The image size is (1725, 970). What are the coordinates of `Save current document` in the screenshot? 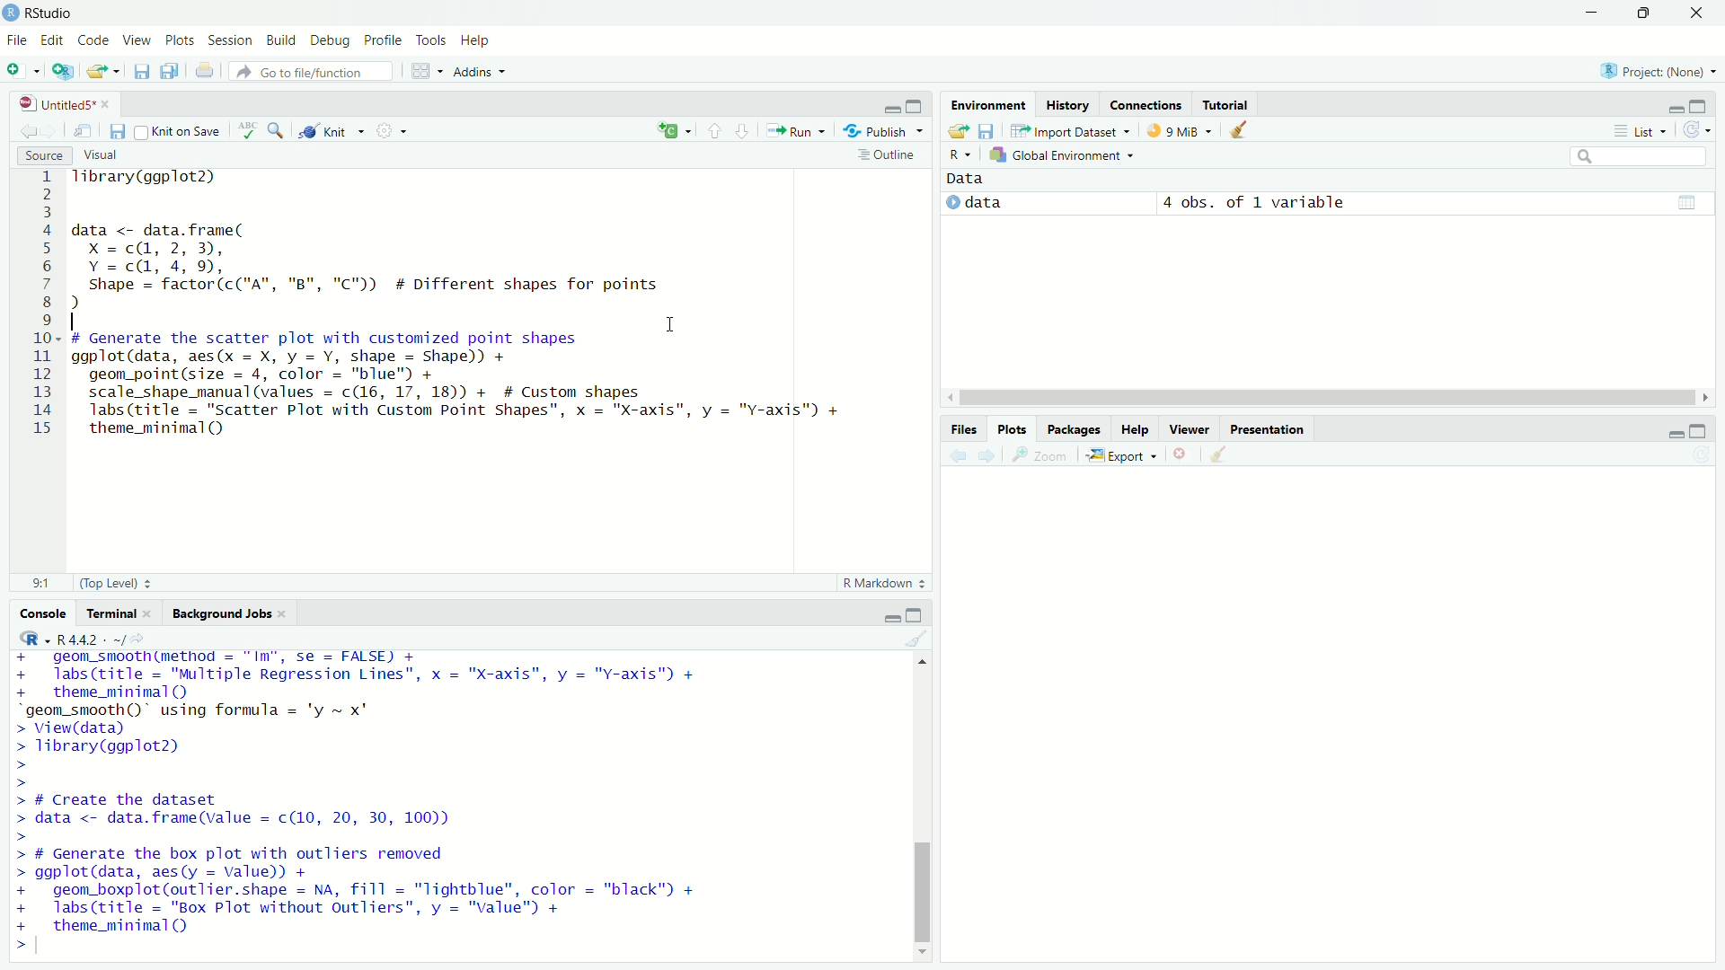 It's located at (118, 131).